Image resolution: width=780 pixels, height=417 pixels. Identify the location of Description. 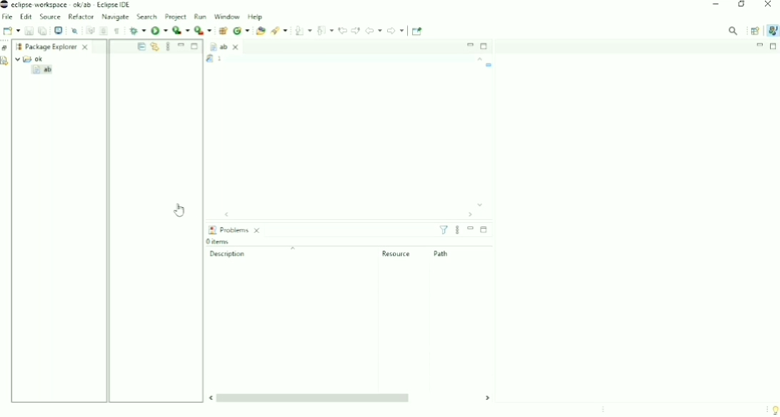
(268, 253).